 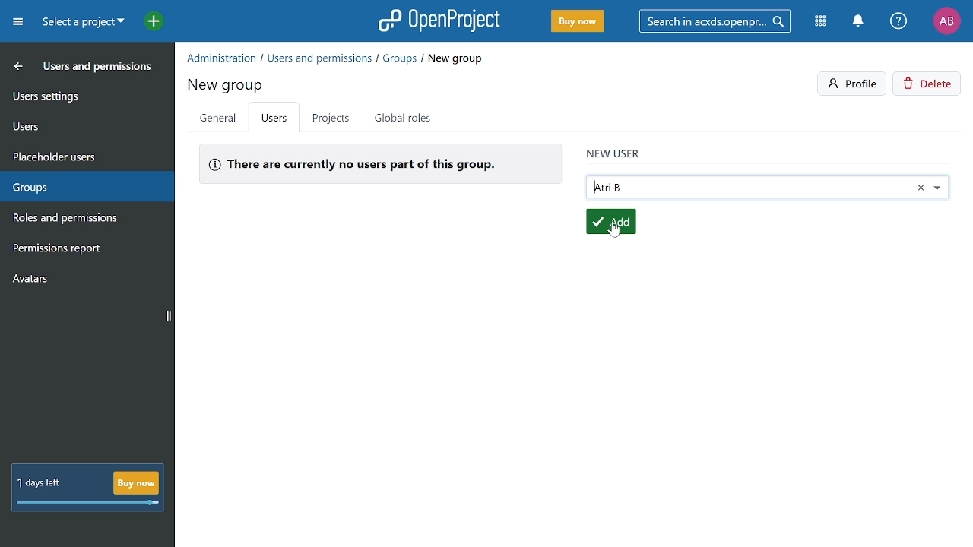 What do you see at coordinates (78, 220) in the screenshot?
I see `Roles and permissions` at bounding box center [78, 220].